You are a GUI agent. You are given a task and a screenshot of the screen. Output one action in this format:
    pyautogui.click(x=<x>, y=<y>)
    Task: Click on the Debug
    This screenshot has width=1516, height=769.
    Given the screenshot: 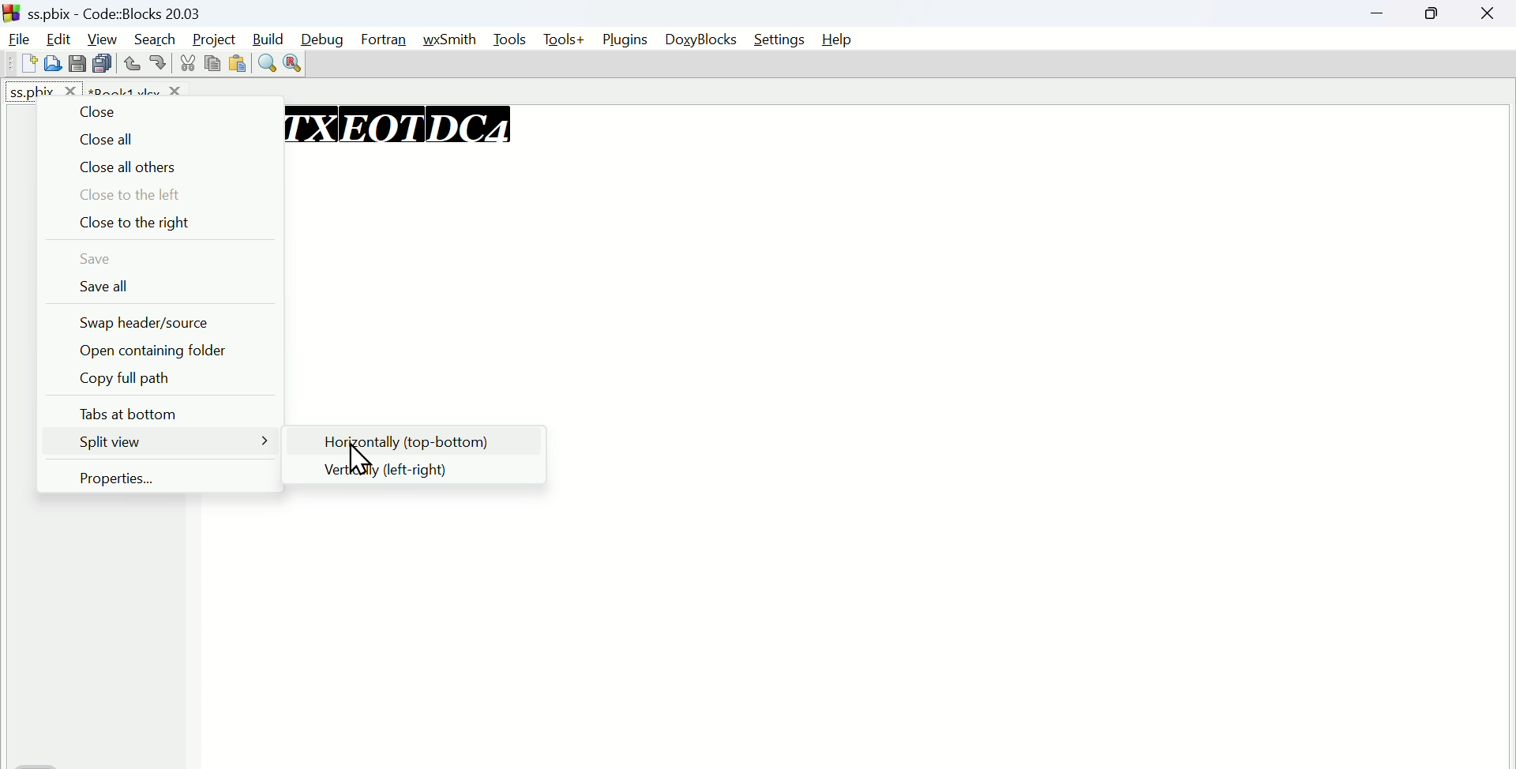 What is the action you would take?
    pyautogui.click(x=326, y=36)
    